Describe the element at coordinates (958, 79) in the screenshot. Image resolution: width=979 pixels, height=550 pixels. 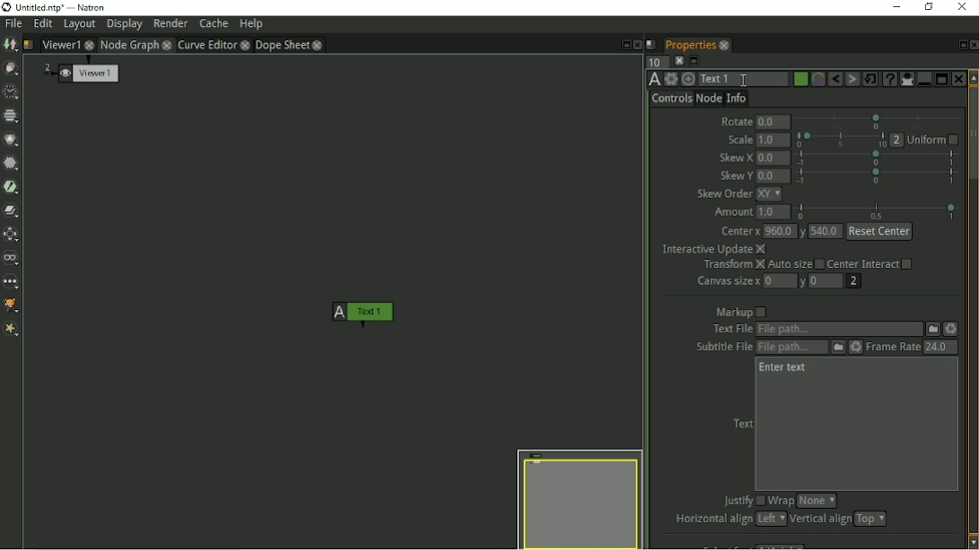
I see `Close` at that location.